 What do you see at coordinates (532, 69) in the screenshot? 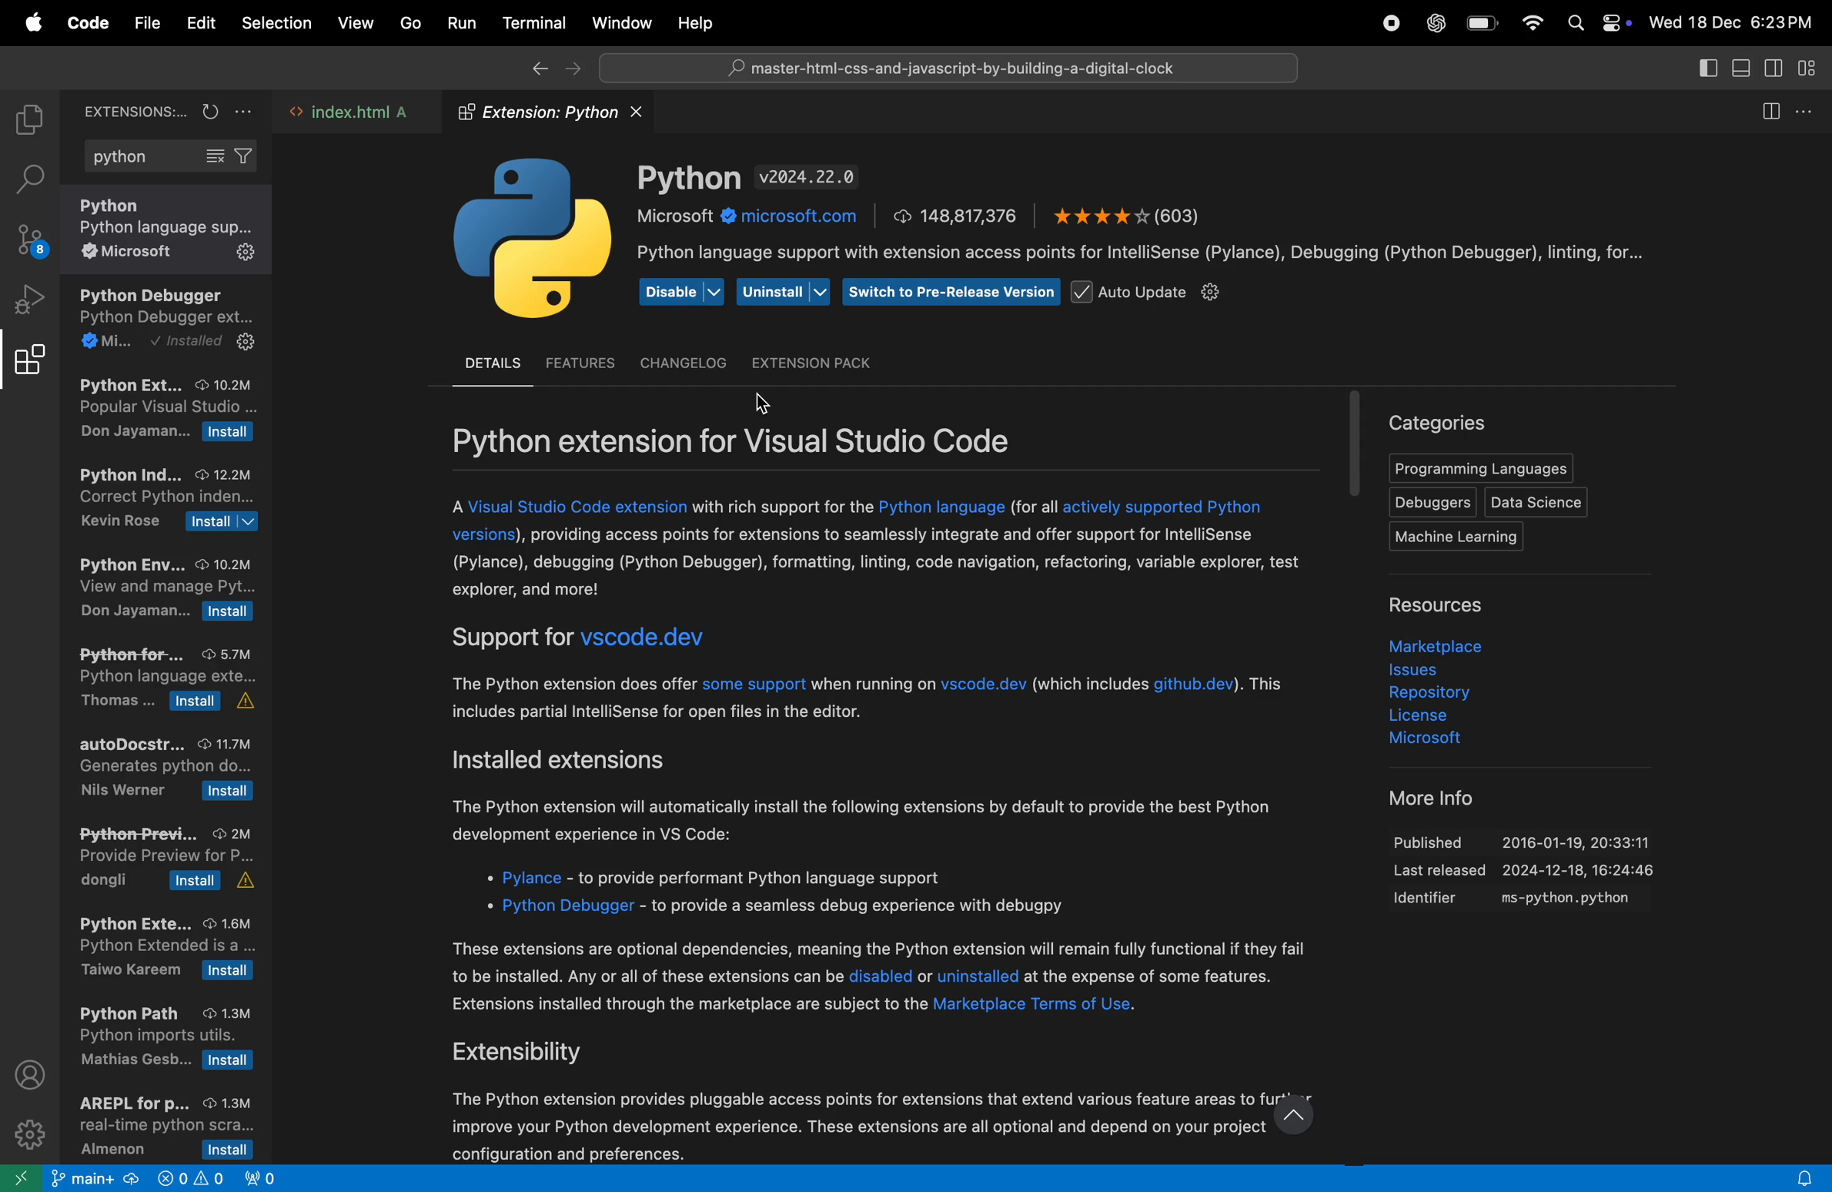
I see `backward` at bounding box center [532, 69].